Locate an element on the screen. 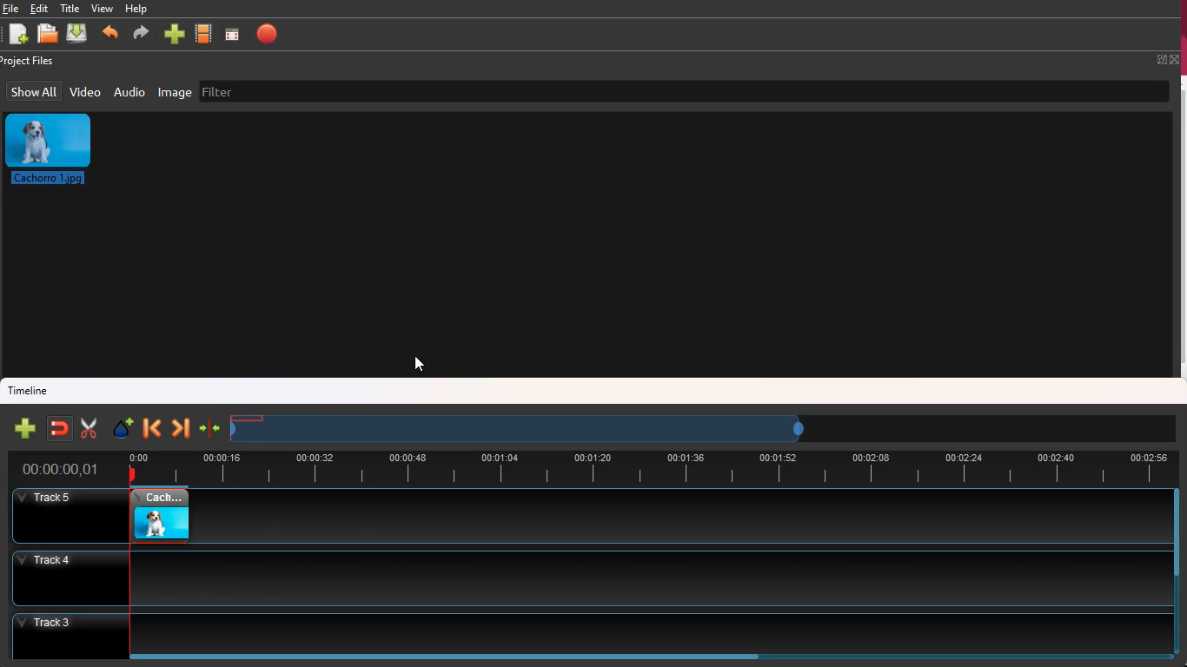 The width and height of the screenshot is (1187, 667). new is located at coordinates (17, 36).